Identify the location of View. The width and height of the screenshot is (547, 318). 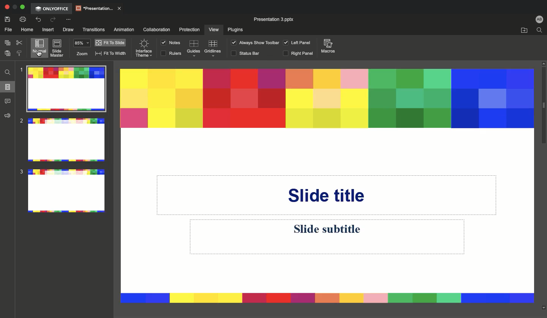
(215, 29).